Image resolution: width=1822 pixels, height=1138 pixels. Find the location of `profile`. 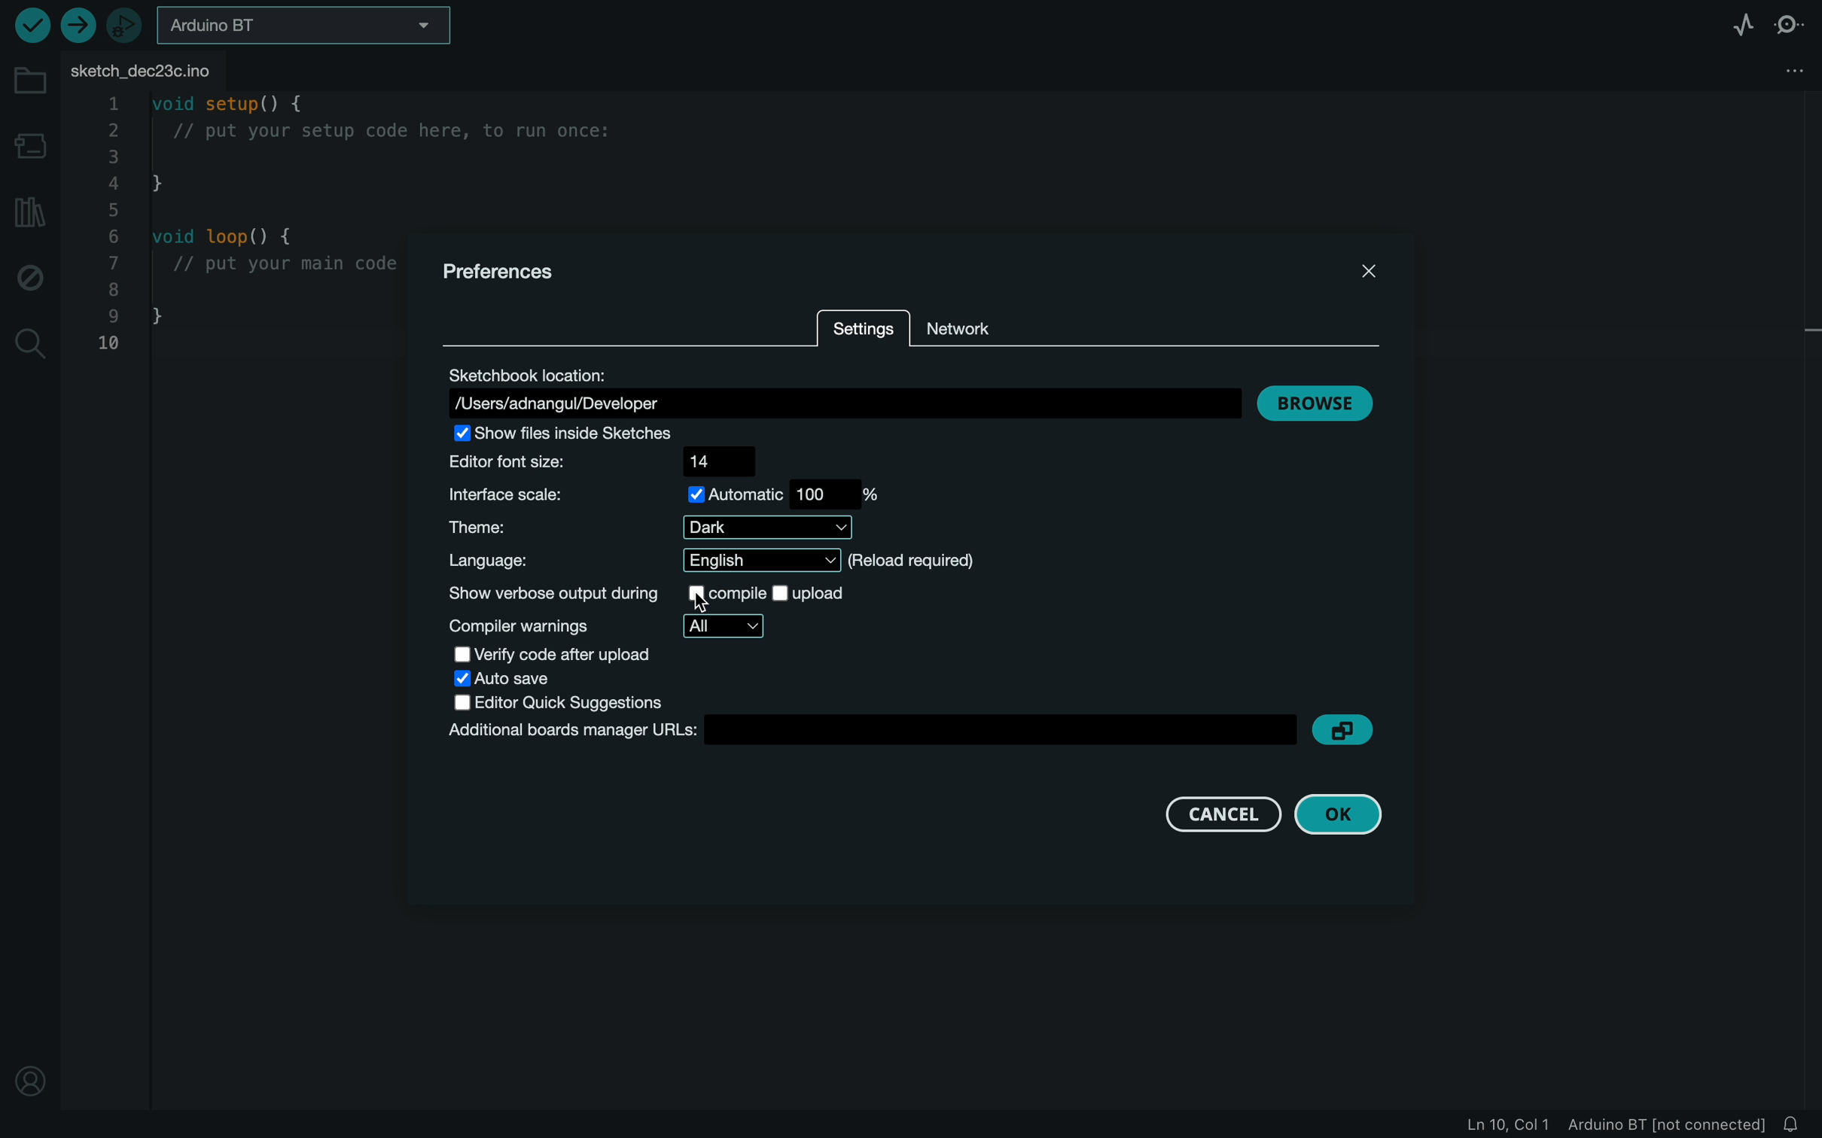

profile is located at coordinates (35, 1079).